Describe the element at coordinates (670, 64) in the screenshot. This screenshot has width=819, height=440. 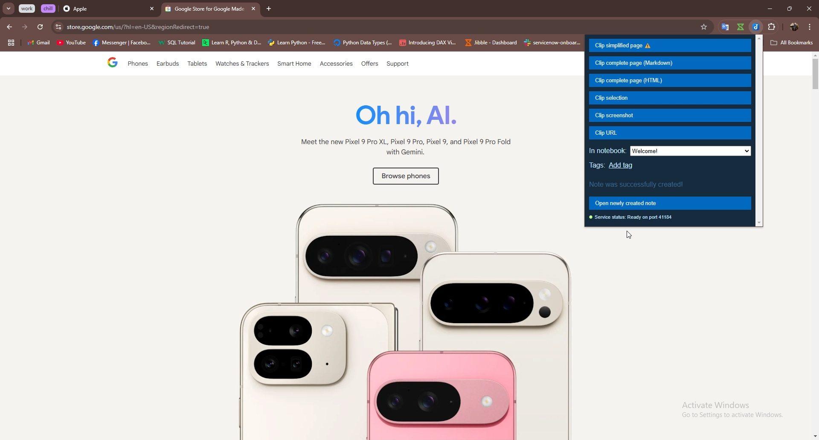
I see `clip complete page (markdown)` at that location.